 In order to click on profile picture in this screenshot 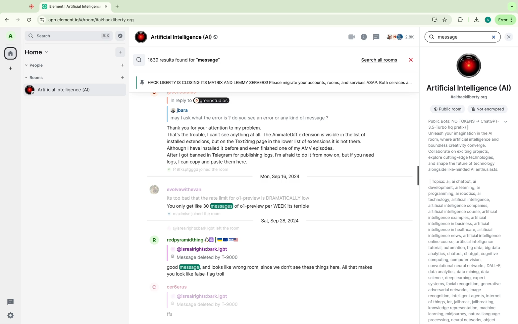, I will do `click(11, 36)`.